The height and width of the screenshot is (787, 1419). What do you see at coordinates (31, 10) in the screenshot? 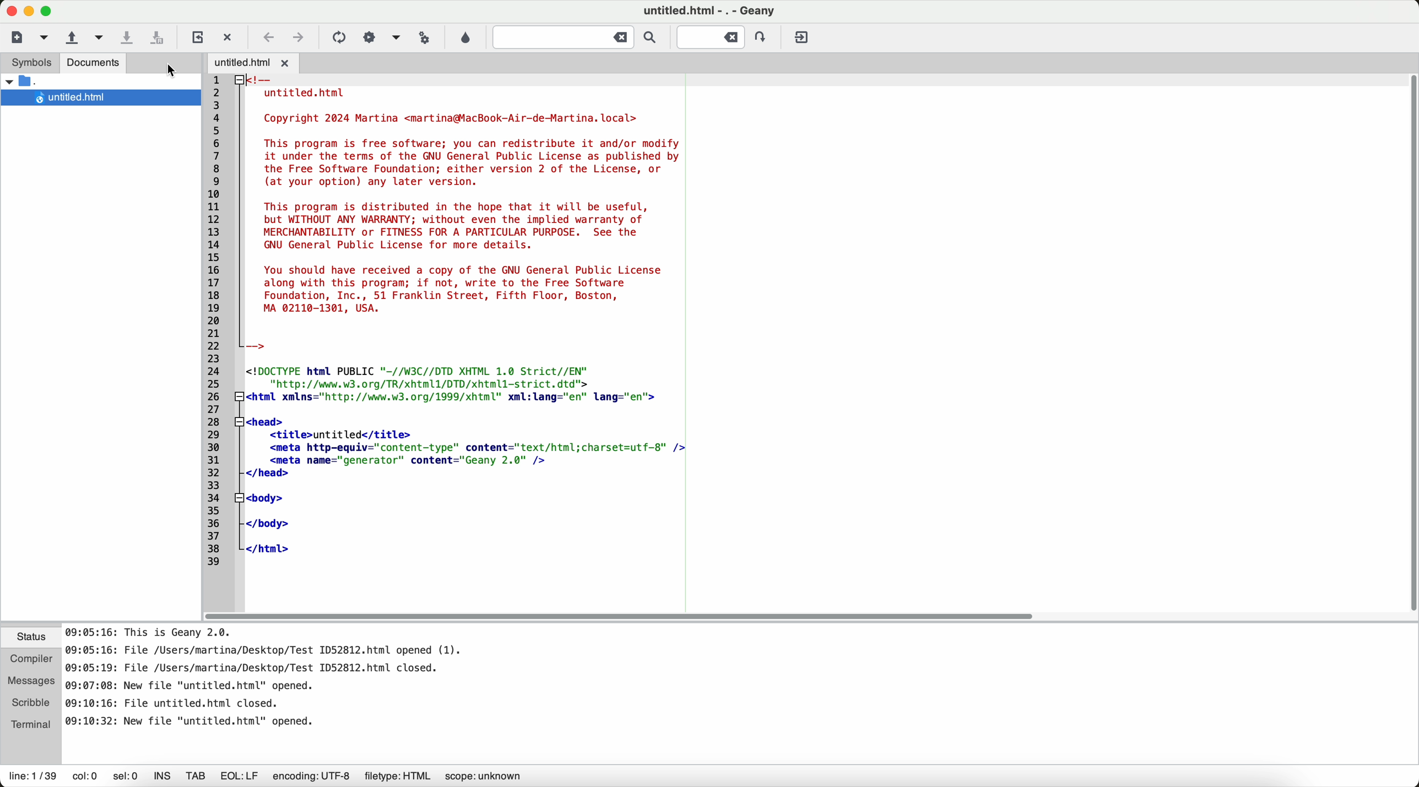
I see `screen buttons` at bounding box center [31, 10].